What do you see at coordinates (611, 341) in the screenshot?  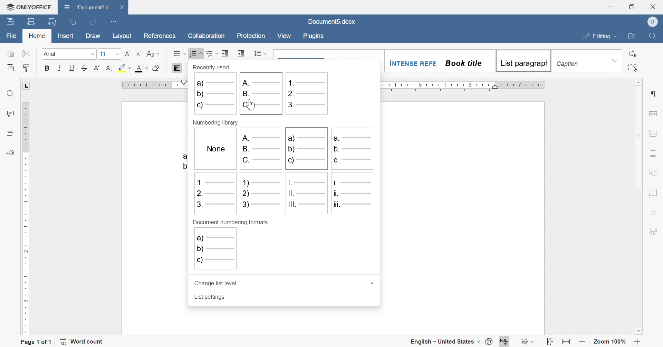 I see `zoom 100%` at bounding box center [611, 341].